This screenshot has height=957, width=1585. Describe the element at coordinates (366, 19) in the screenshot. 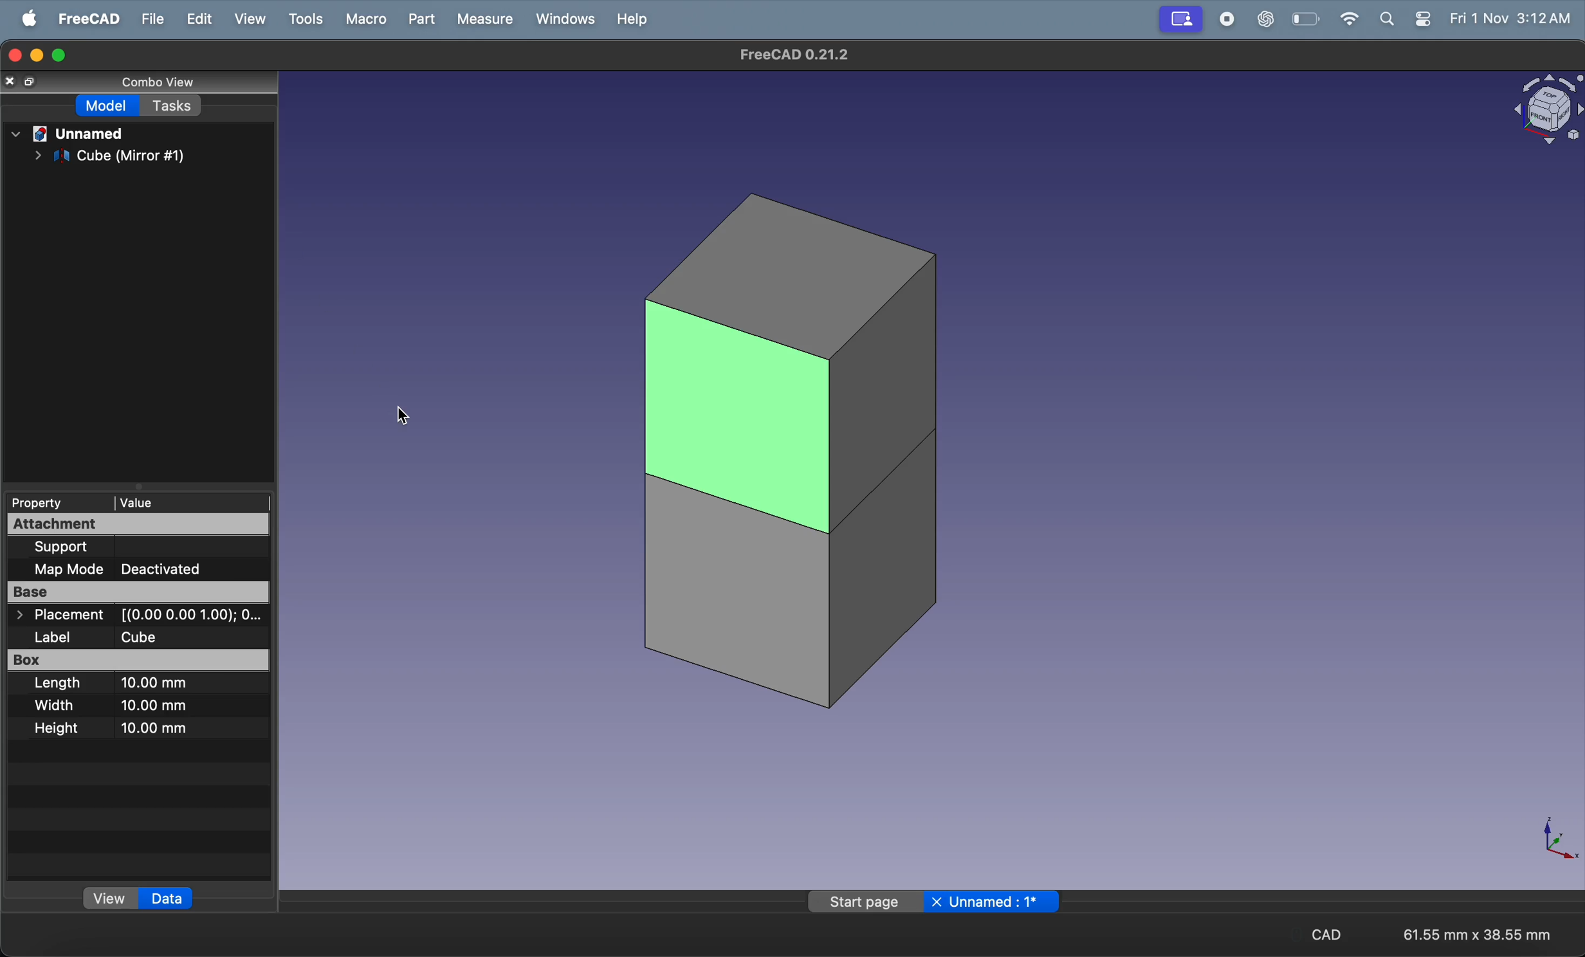

I see `marco` at that location.